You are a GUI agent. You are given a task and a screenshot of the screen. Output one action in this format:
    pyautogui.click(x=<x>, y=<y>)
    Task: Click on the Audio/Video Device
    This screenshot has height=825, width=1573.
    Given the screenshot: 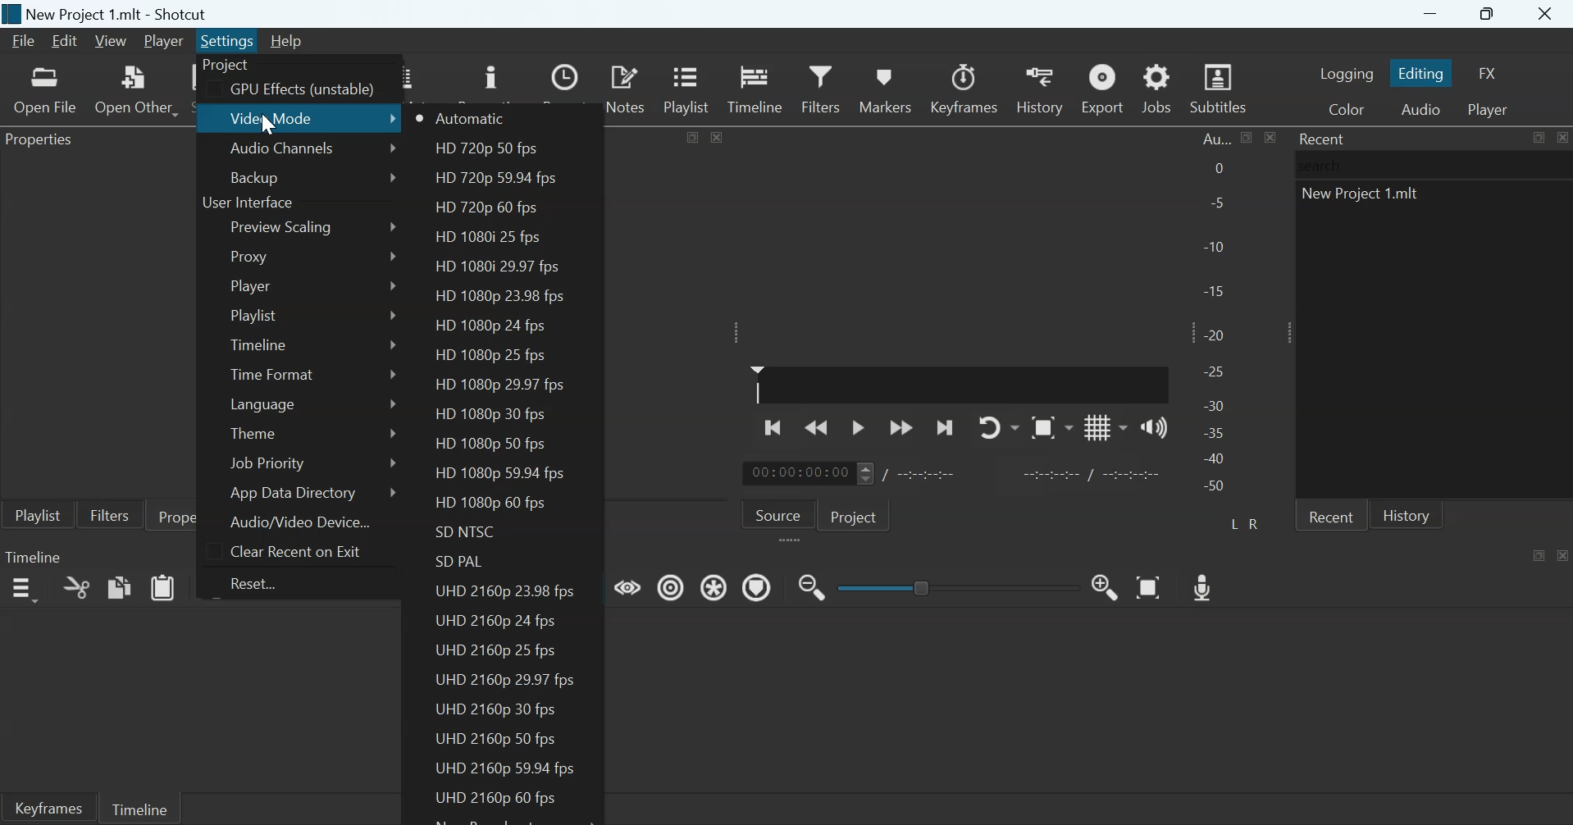 What is the action you would take?
    pyautogui.click(x=300, y=522)
    